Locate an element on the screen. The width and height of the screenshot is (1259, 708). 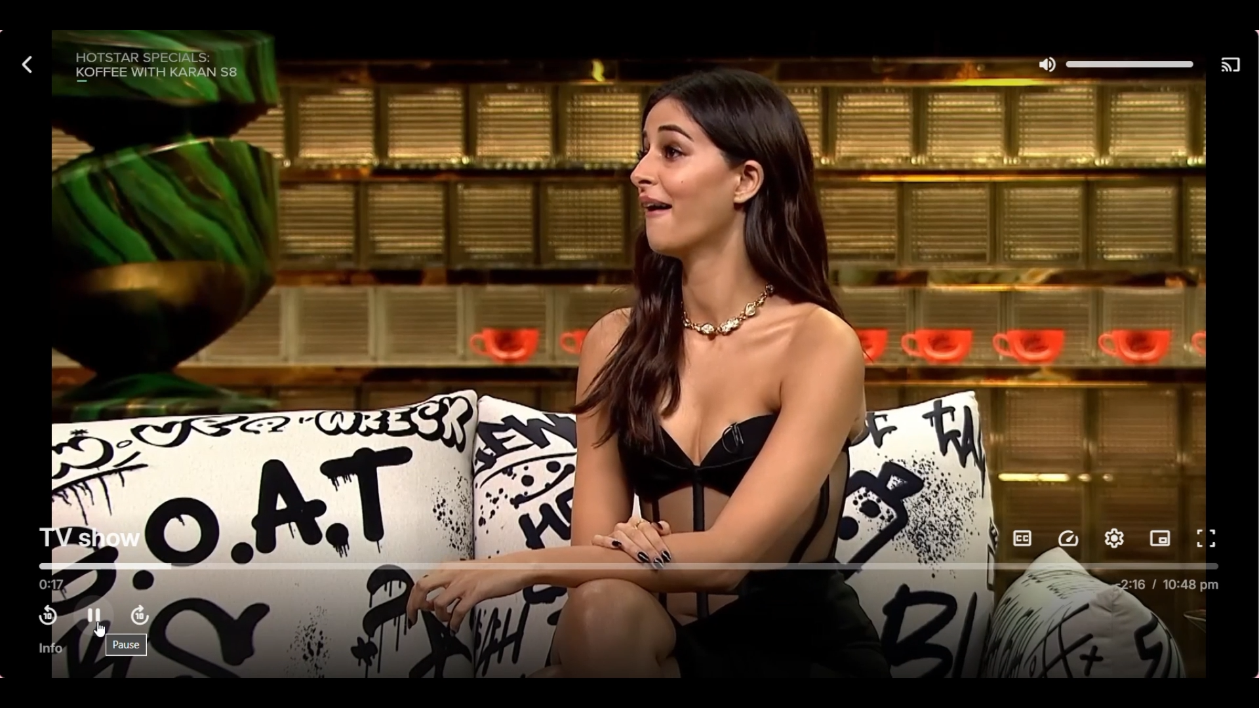
Description of selected icon is located at coordinates (126, 645).